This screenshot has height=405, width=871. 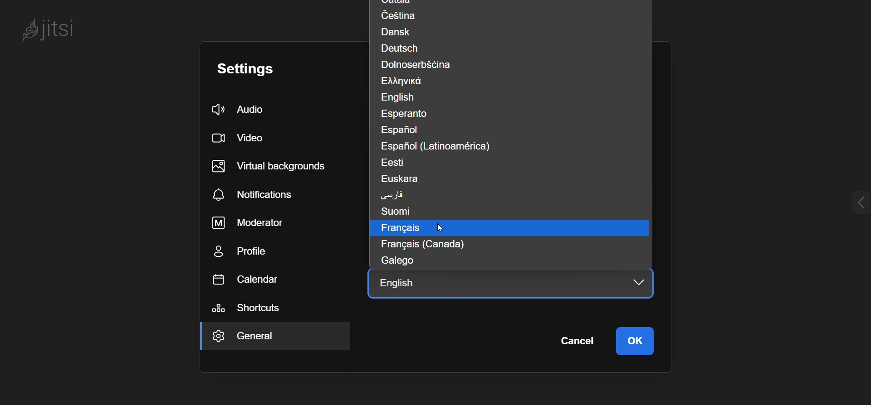 I want to click on Euskara, so click(x=402, y=178).